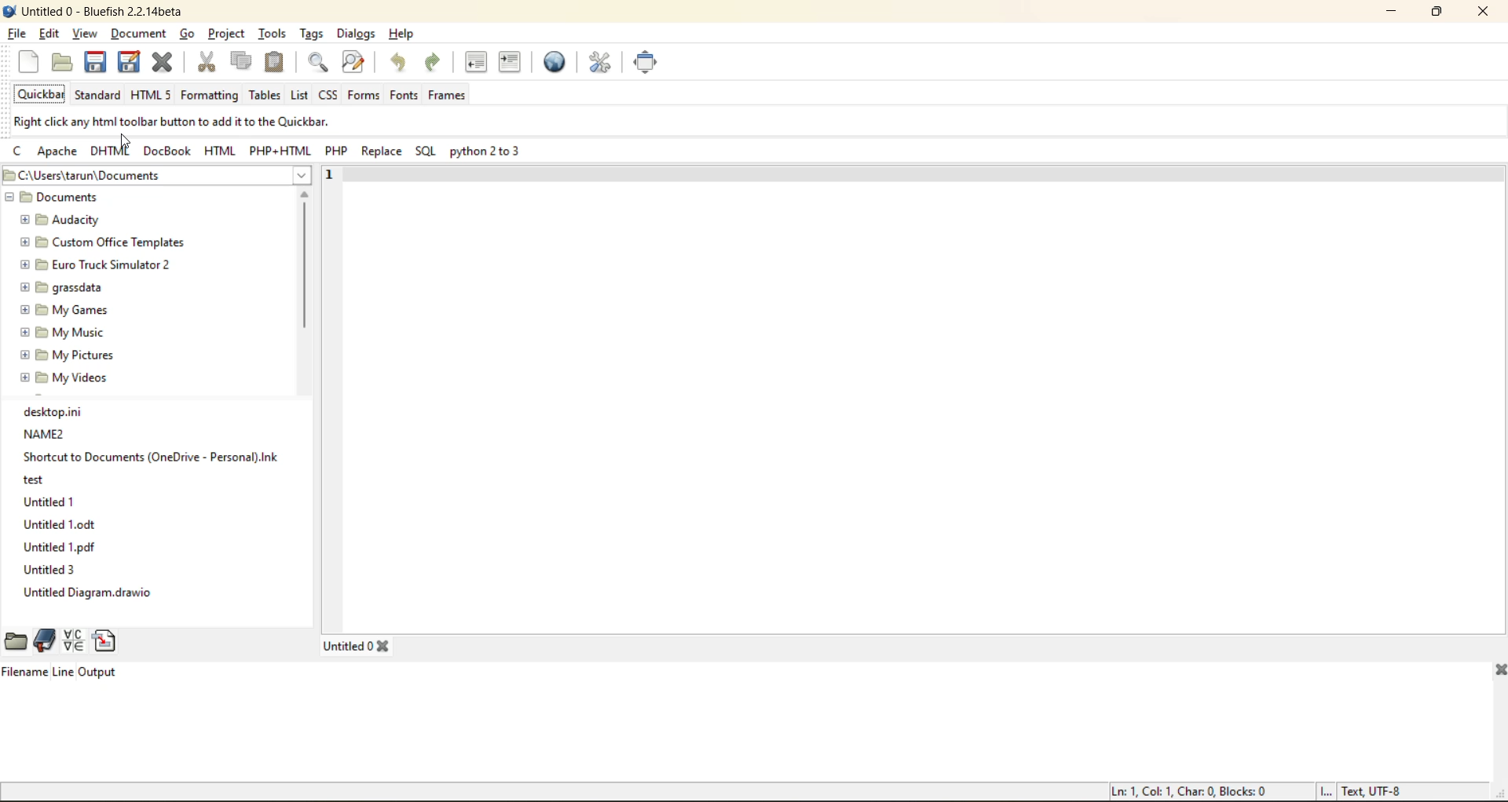  Describe the element at coordinates (602, 64) in the screenshot. I see `edit preferences` at that location.